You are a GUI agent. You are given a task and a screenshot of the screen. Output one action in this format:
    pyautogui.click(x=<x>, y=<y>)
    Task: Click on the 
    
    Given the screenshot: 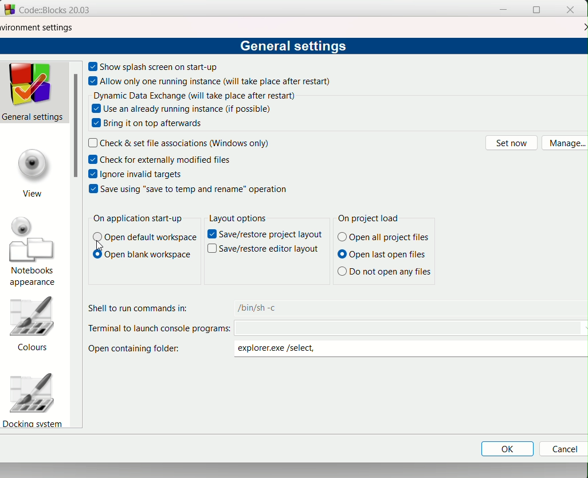 What is the action you would take?
    pyautogui.click(x=212, y=249)
    